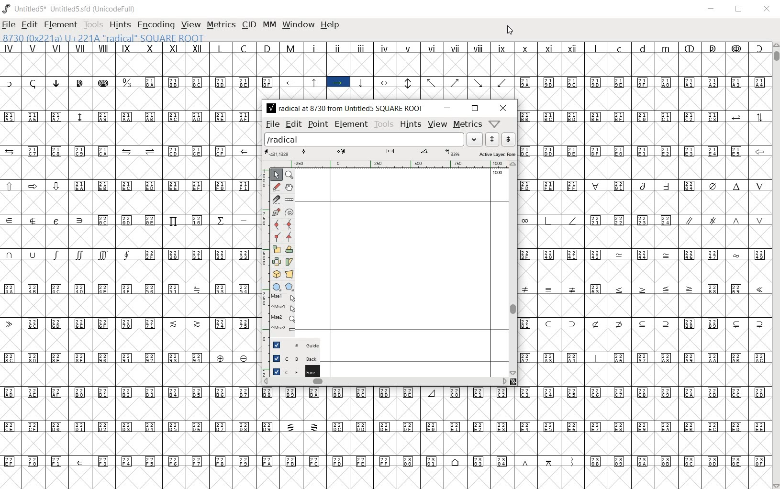  Describe the element at coordinates (293, 124) in the screenshot. I see `edit` at that location.